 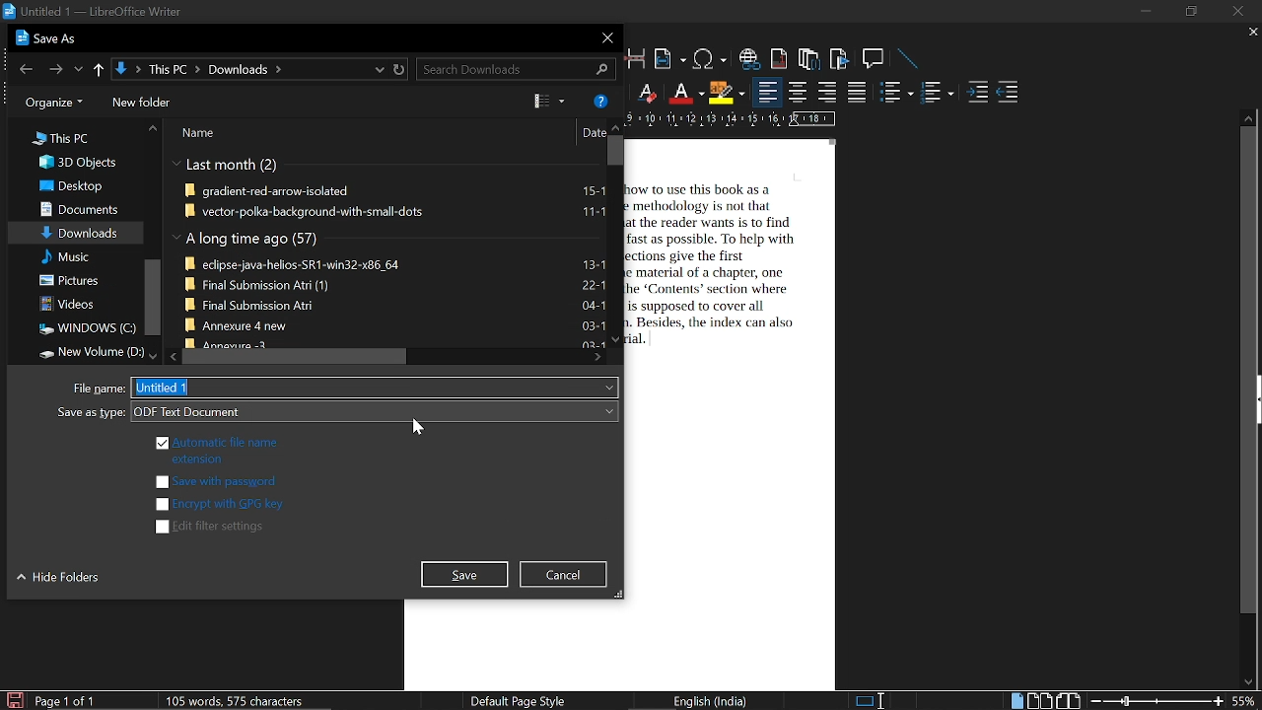 I want to click on save file type, so click(x=88, y=414).